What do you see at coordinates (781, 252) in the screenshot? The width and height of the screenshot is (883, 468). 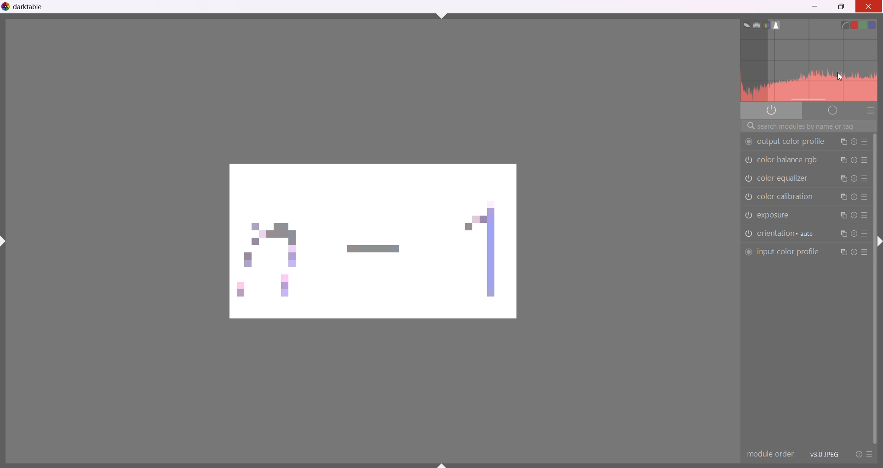 I see `input color profile` at bounding box center [781, 252].